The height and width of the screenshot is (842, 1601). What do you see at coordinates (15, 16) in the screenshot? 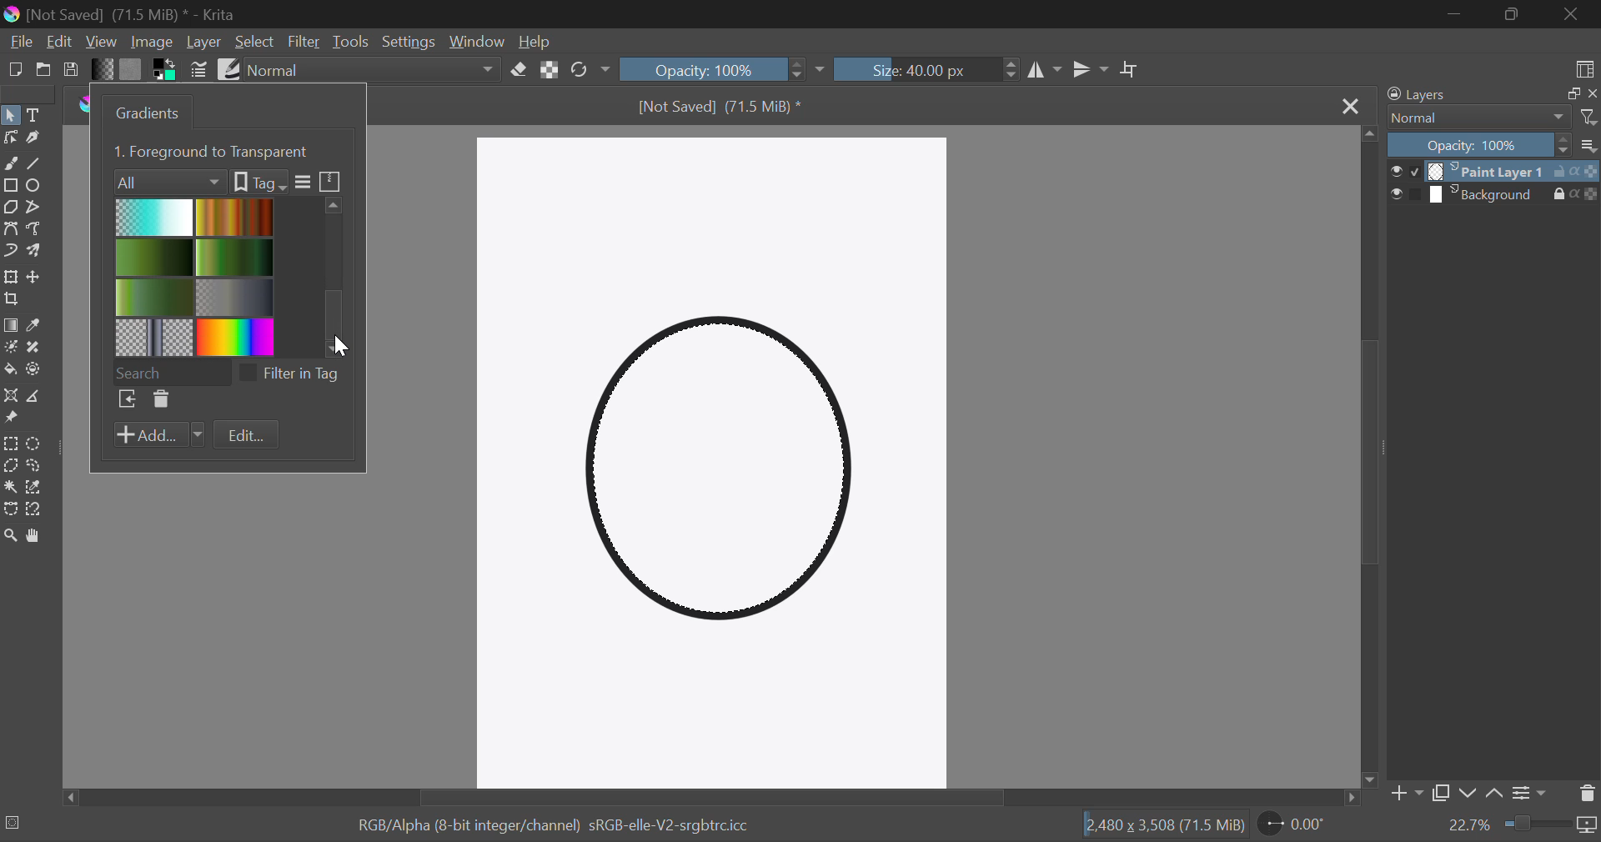
I see `logo` at bounding box center [15, 16].